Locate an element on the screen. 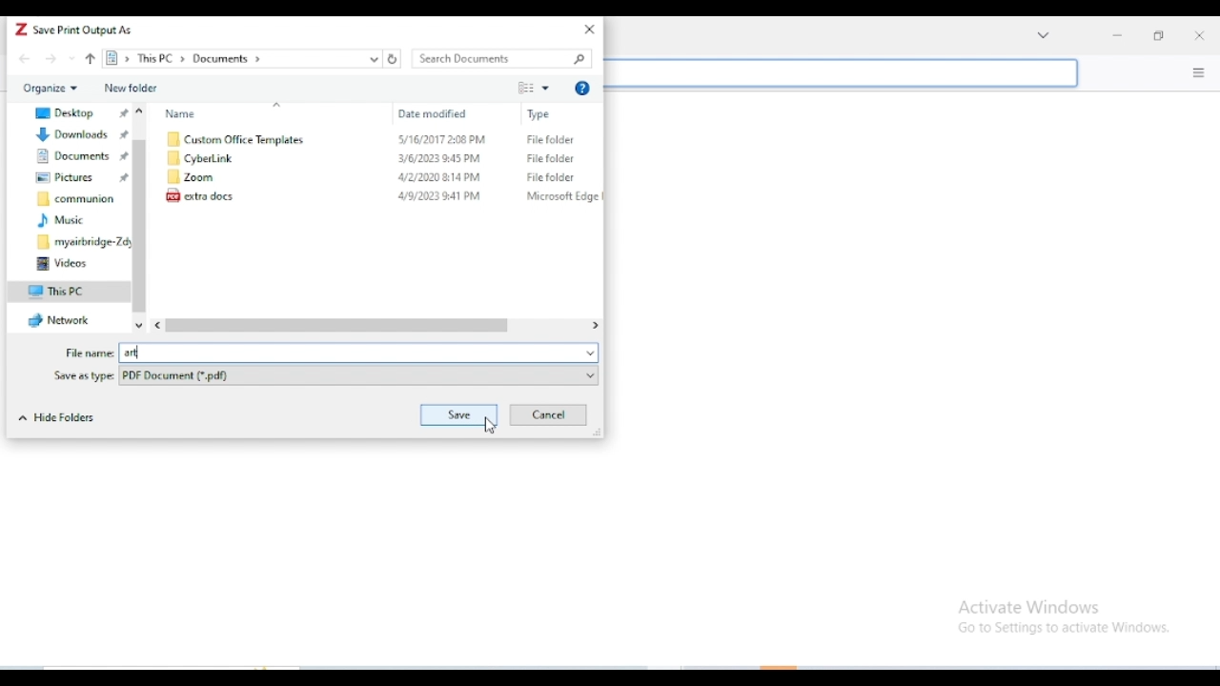 Image resolution: width=1220 pixels, height=686 pixels. up to "This PC" is located at coordinates (91, 59).